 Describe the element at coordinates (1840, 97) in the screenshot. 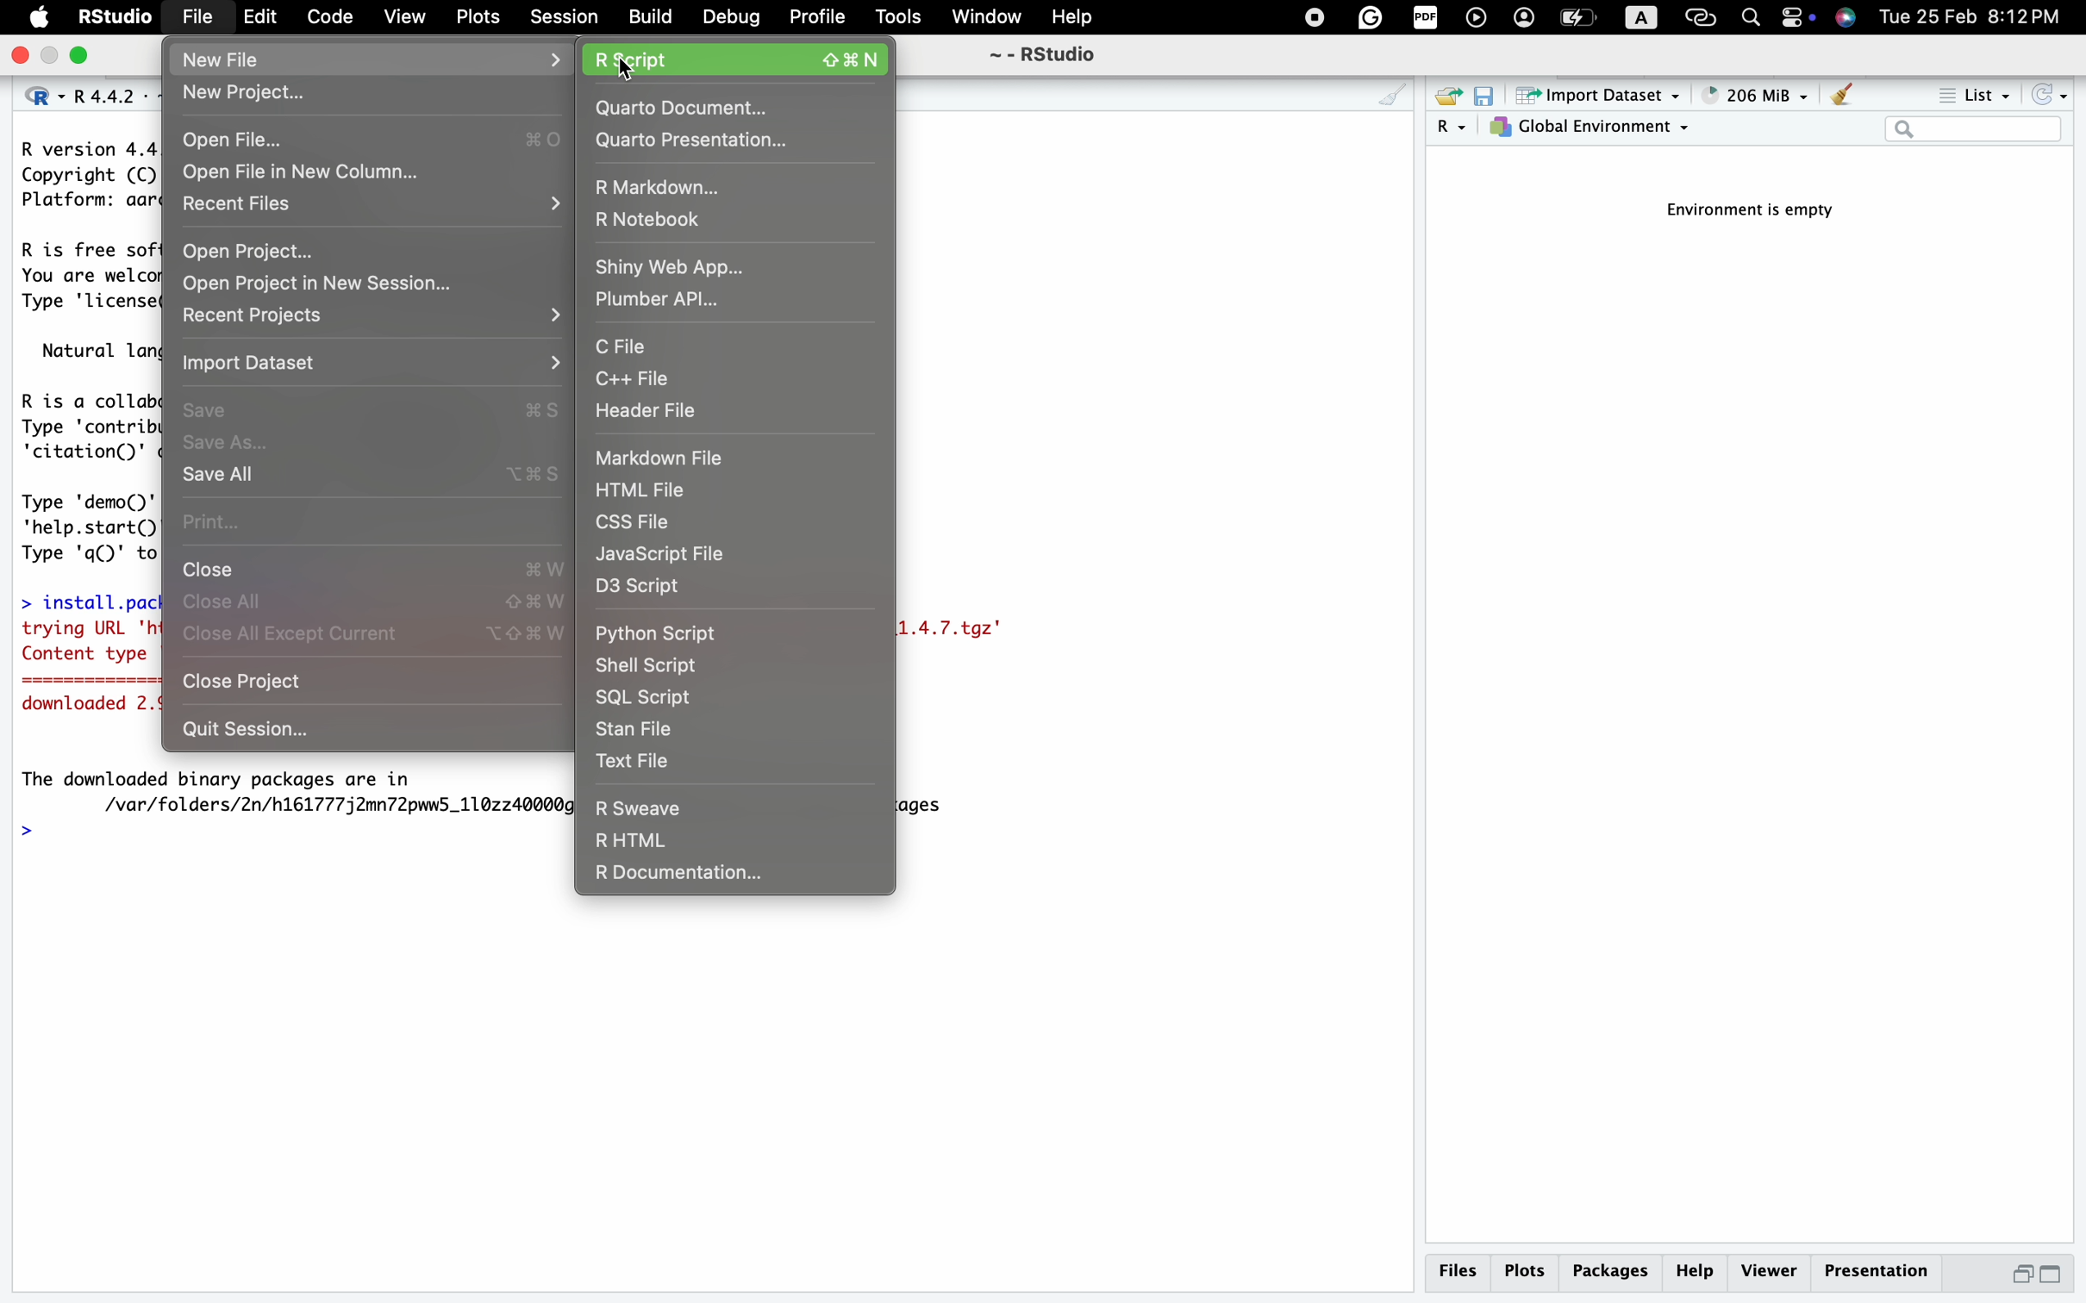

I see `clear objects from the workspace` at that location.